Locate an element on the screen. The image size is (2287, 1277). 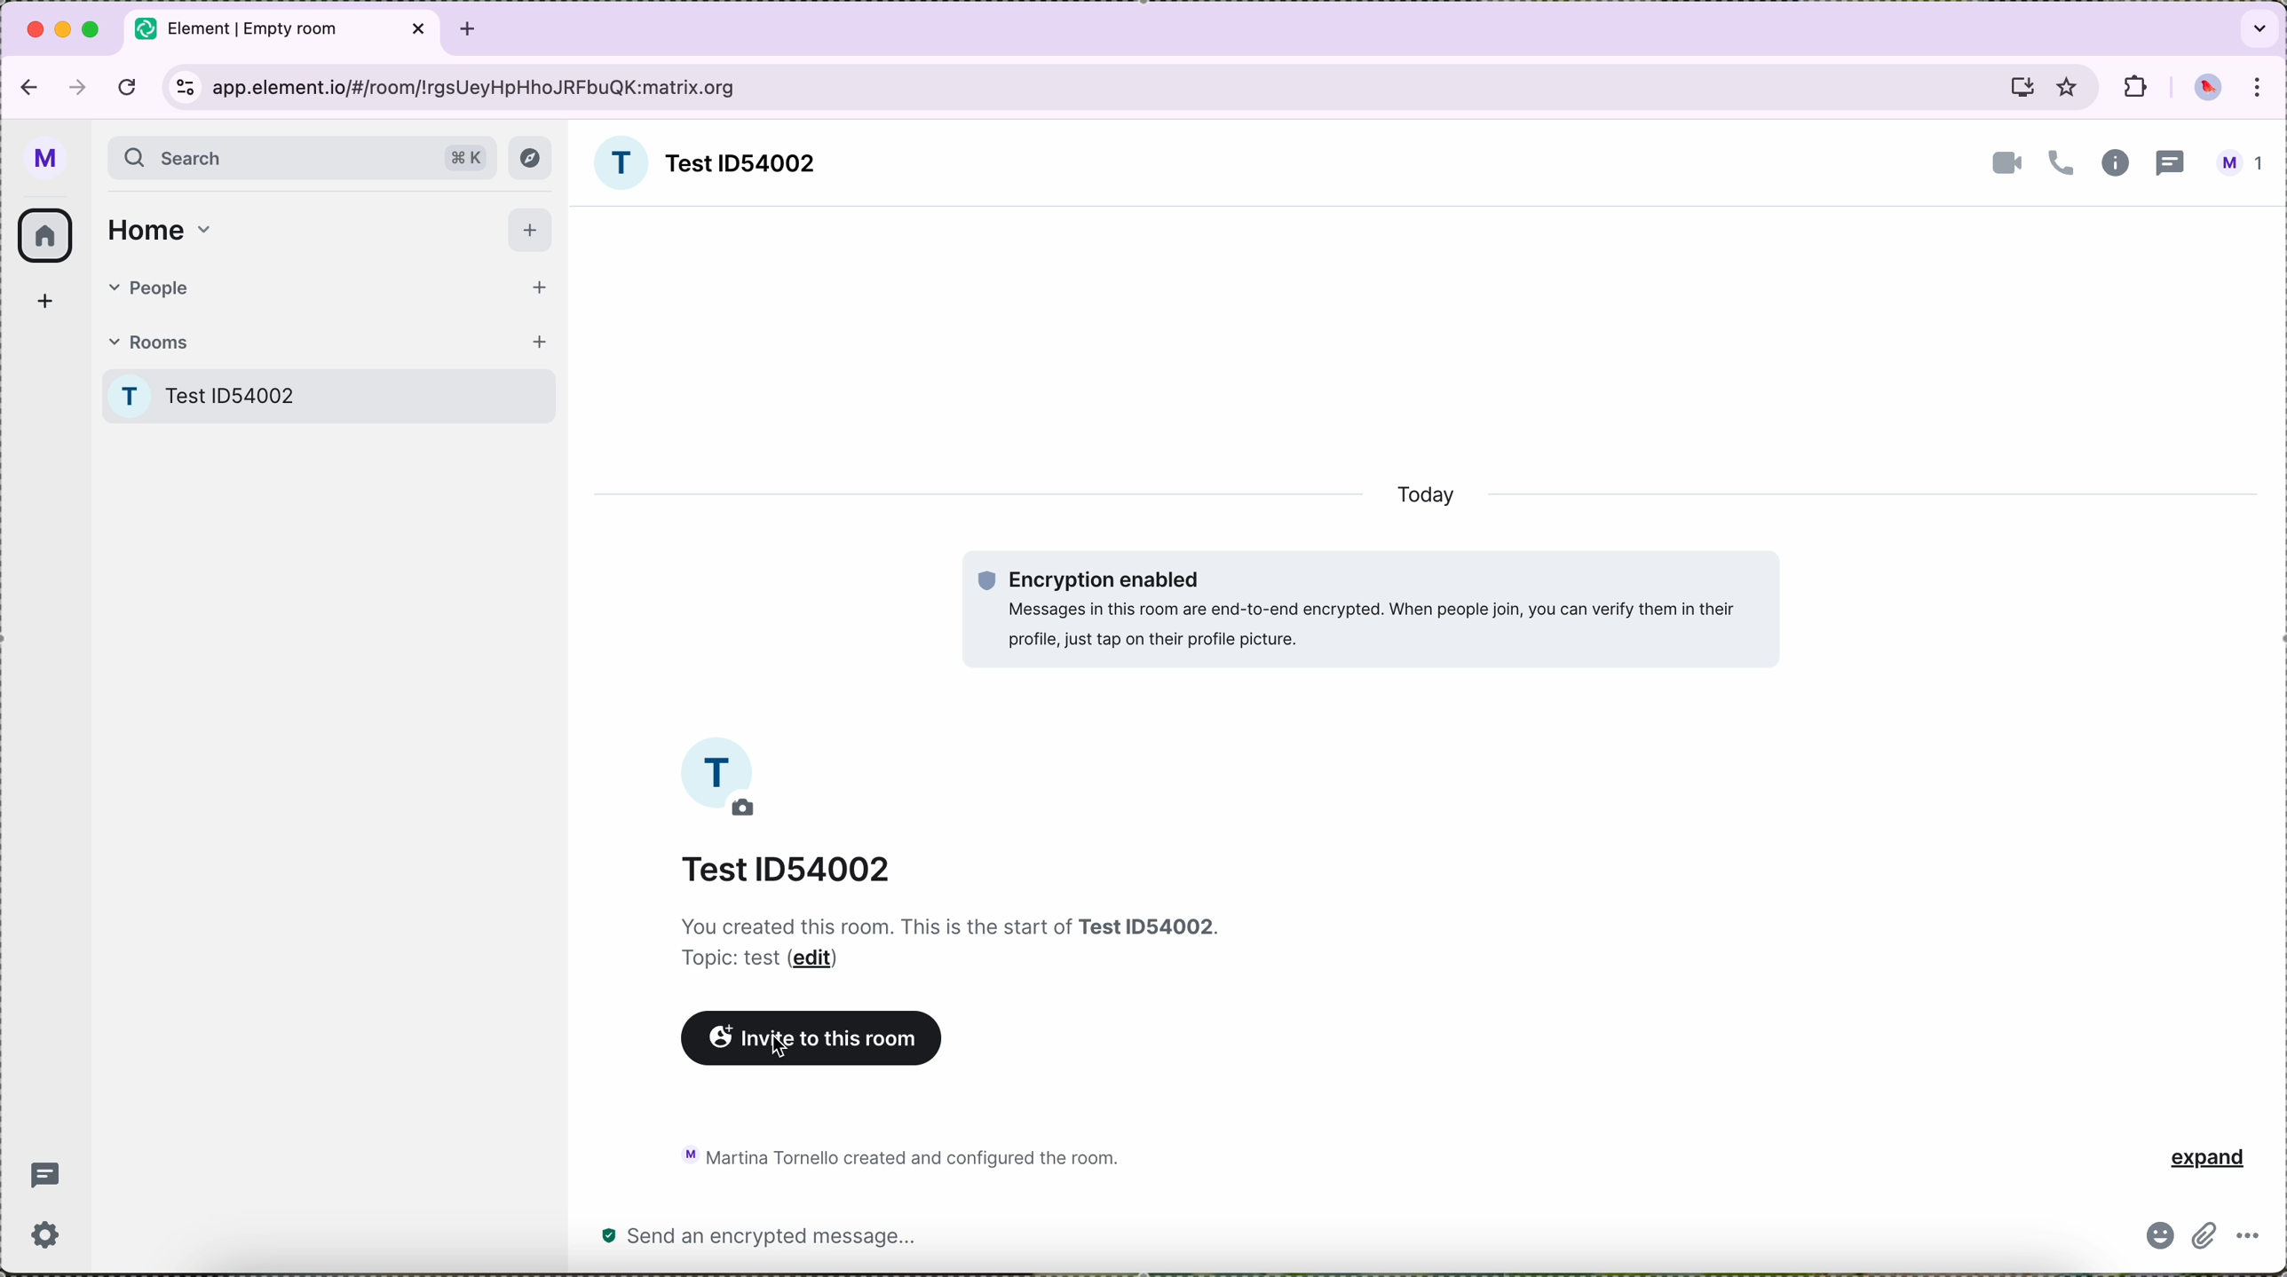
explore button is located at coordinates (531, 158).